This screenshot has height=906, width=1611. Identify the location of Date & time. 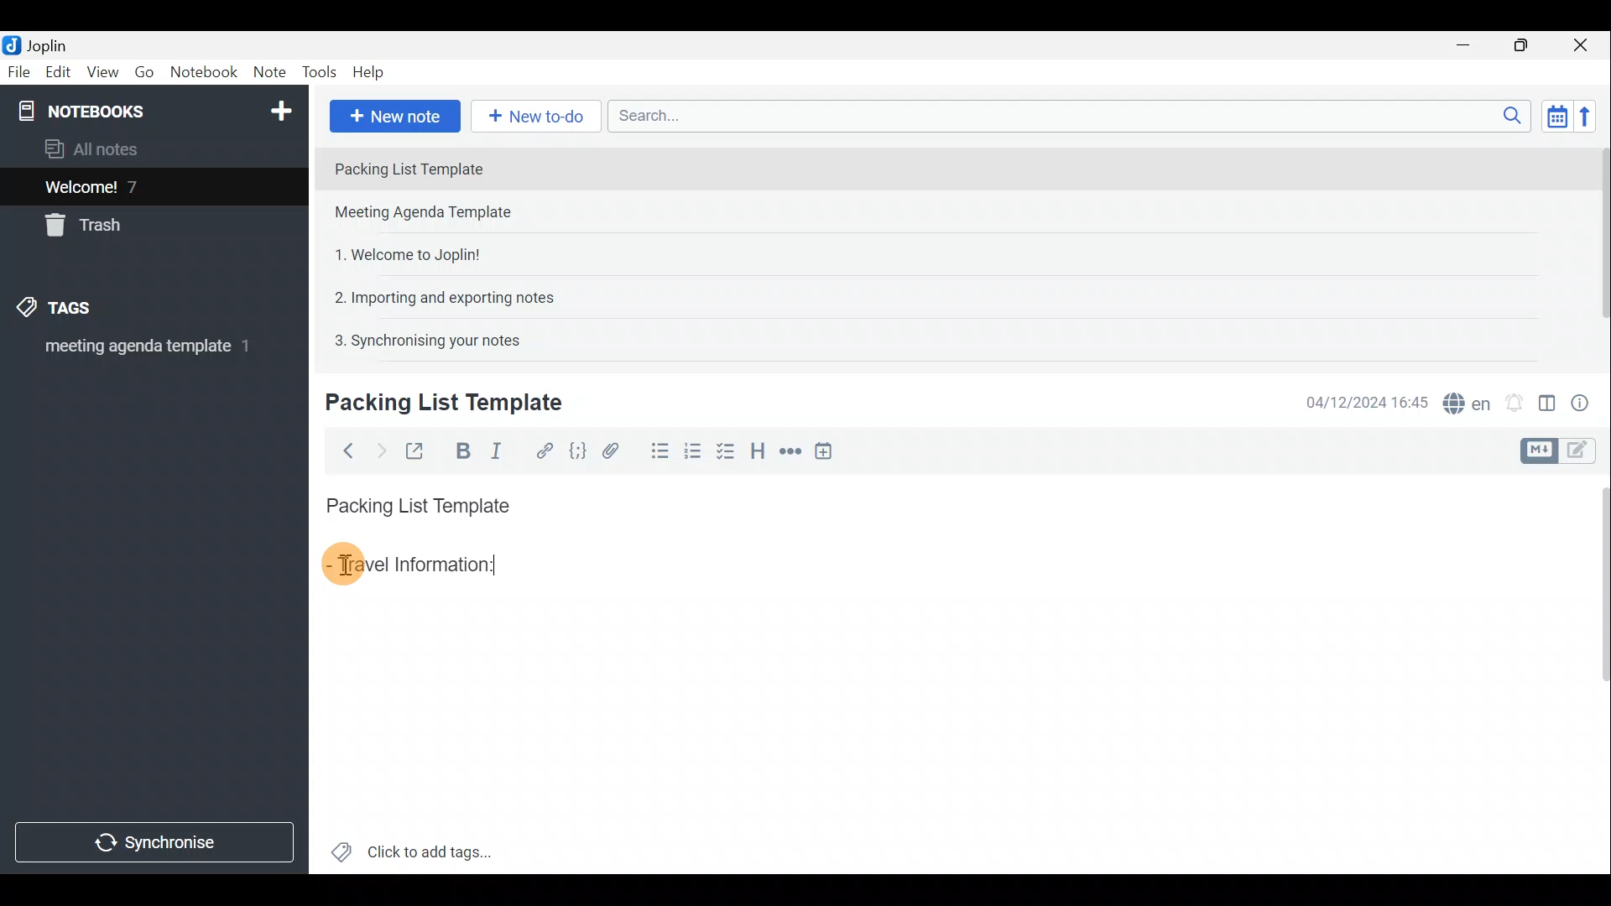
(1367, 401).